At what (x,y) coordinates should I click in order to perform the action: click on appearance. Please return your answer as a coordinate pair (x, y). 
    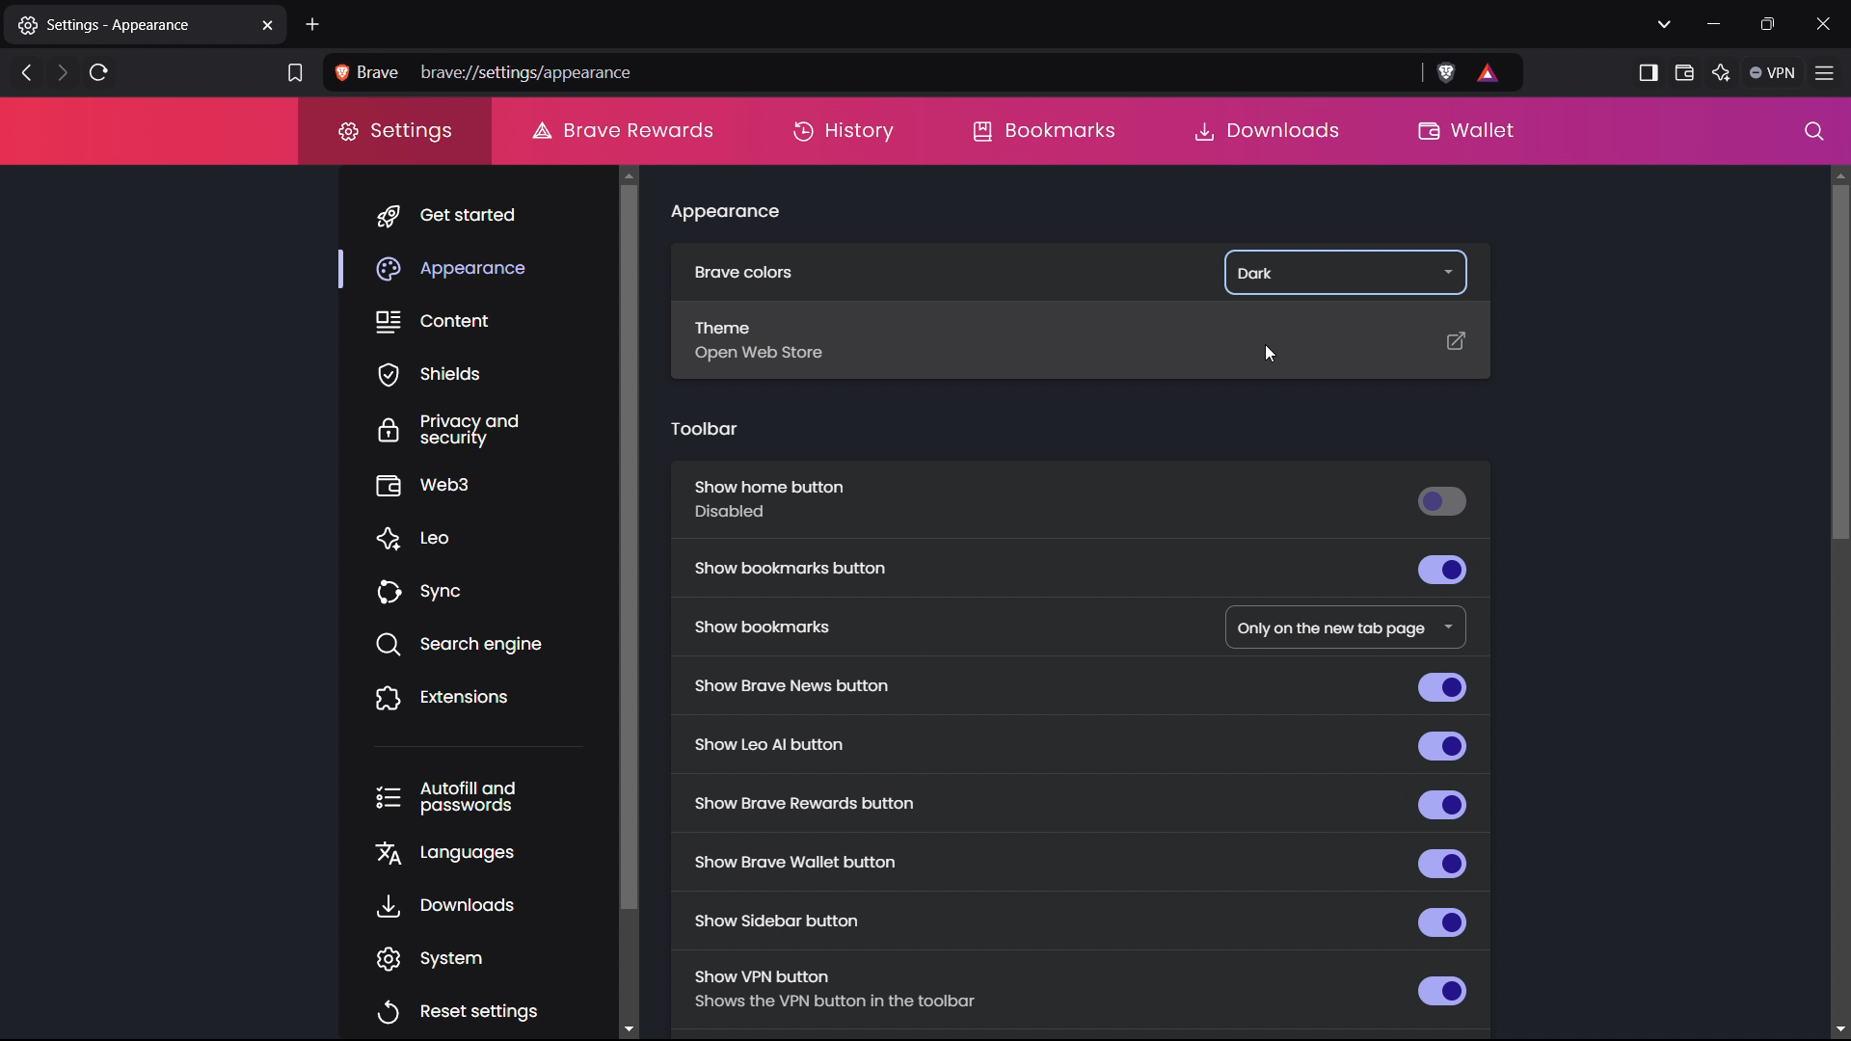
    Looking at the image, I should click on (726, 213).